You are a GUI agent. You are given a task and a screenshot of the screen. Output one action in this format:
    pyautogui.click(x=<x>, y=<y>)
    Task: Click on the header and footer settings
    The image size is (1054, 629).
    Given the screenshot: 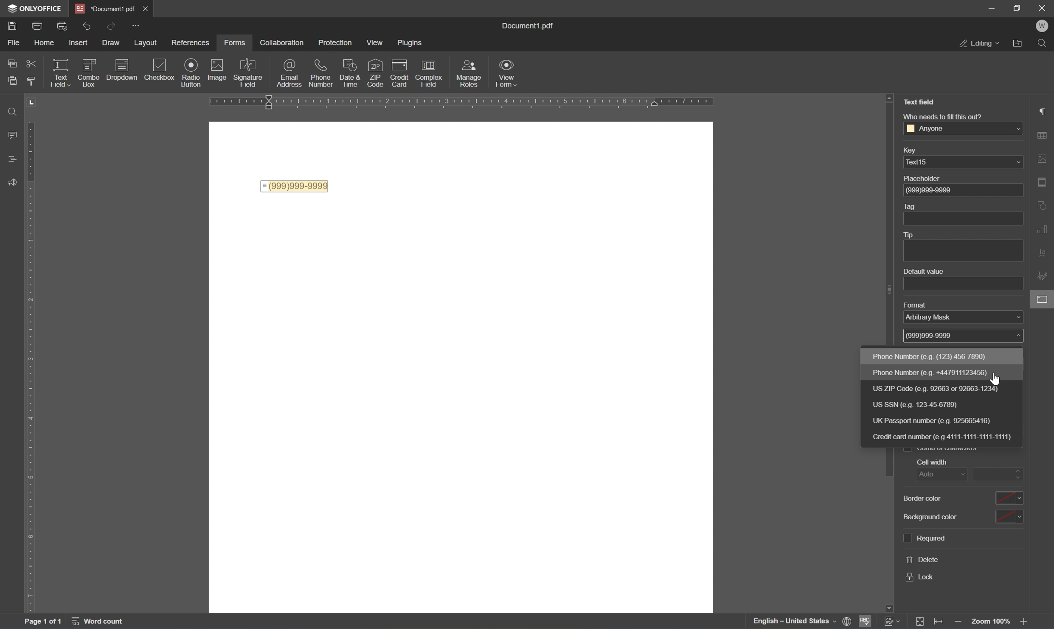 What is the action you would take?
    pyautogui.click(x=1045, y=185)
    